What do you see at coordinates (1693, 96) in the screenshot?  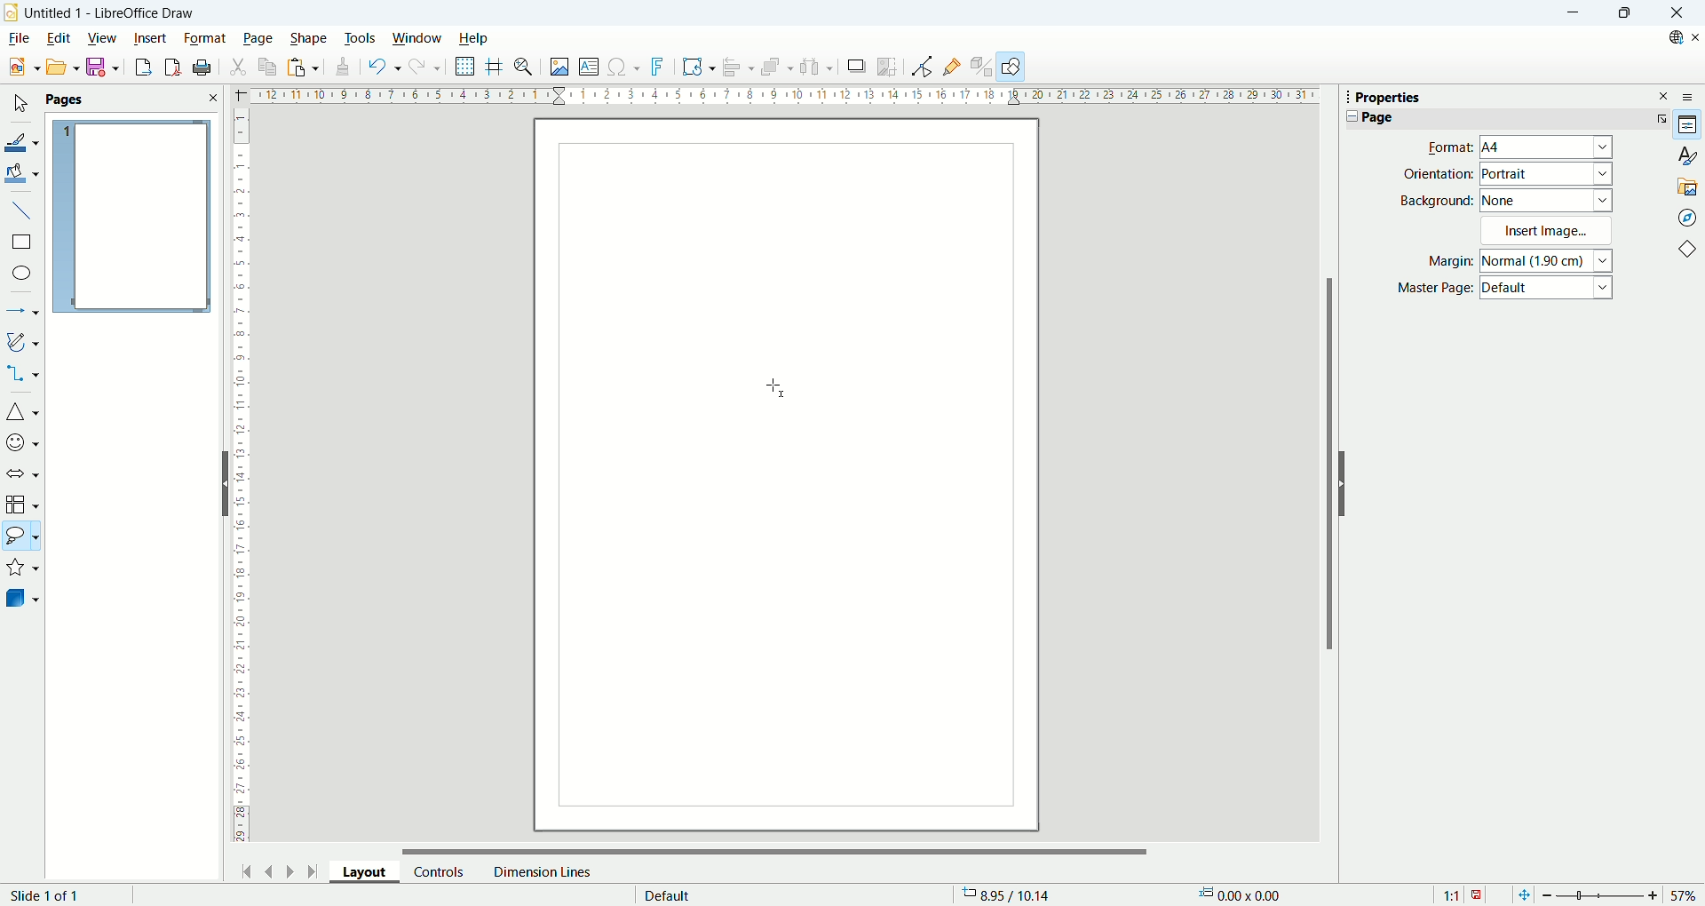 I see `Sidebar settings` at bounding box center [1693, 96].